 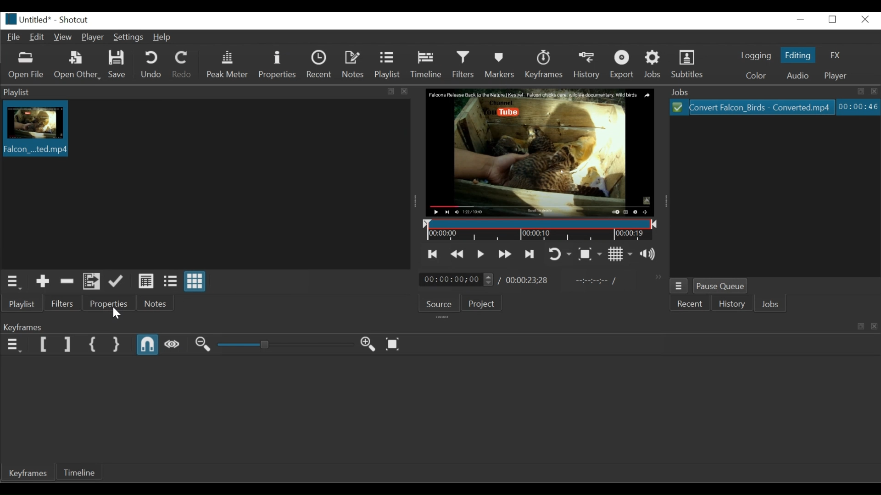 What do you see at coordinates (731, 304) in the screenshot?
I see `History` at bounding box center [731, 304].